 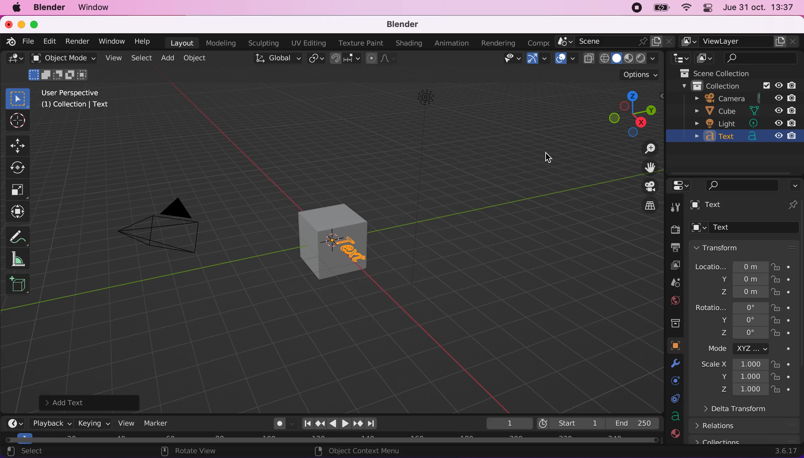 I want to click on view, so click(x=126, y=423).